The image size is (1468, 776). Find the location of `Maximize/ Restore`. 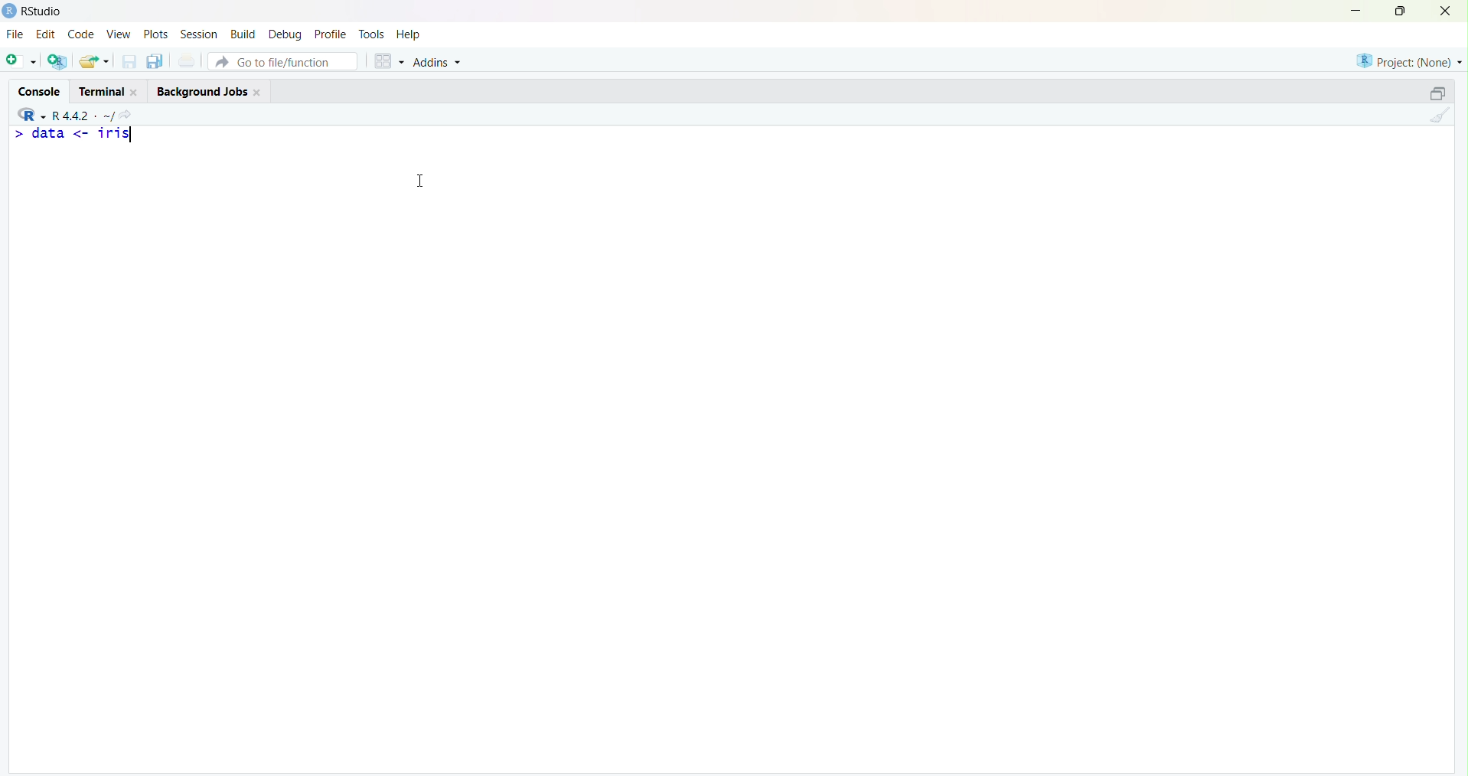

Maximize/ Restore is located at coordinates (1435, 92).